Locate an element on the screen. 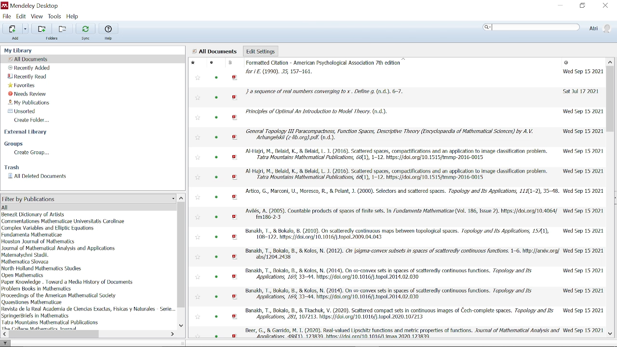  status is located at coordinates (216, 158).